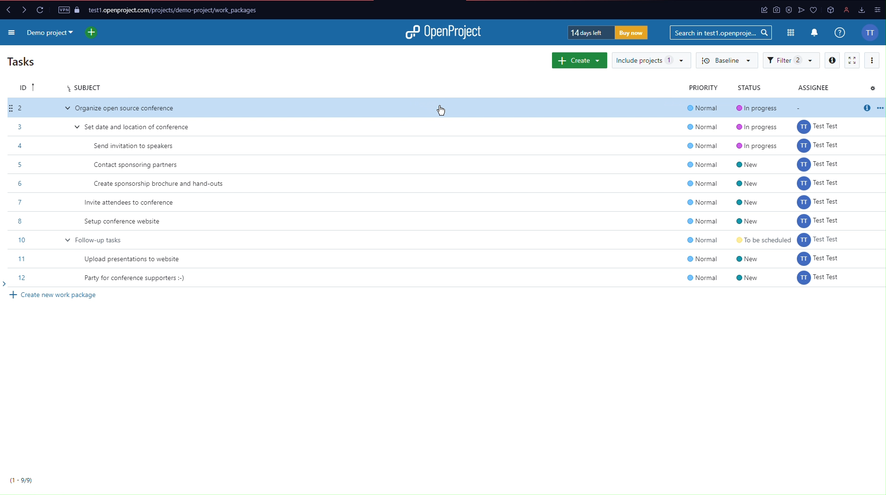  What do you see at coordinates (791, 34) in the screenshot?
I see `Modules` at bounding box center [791, 34].